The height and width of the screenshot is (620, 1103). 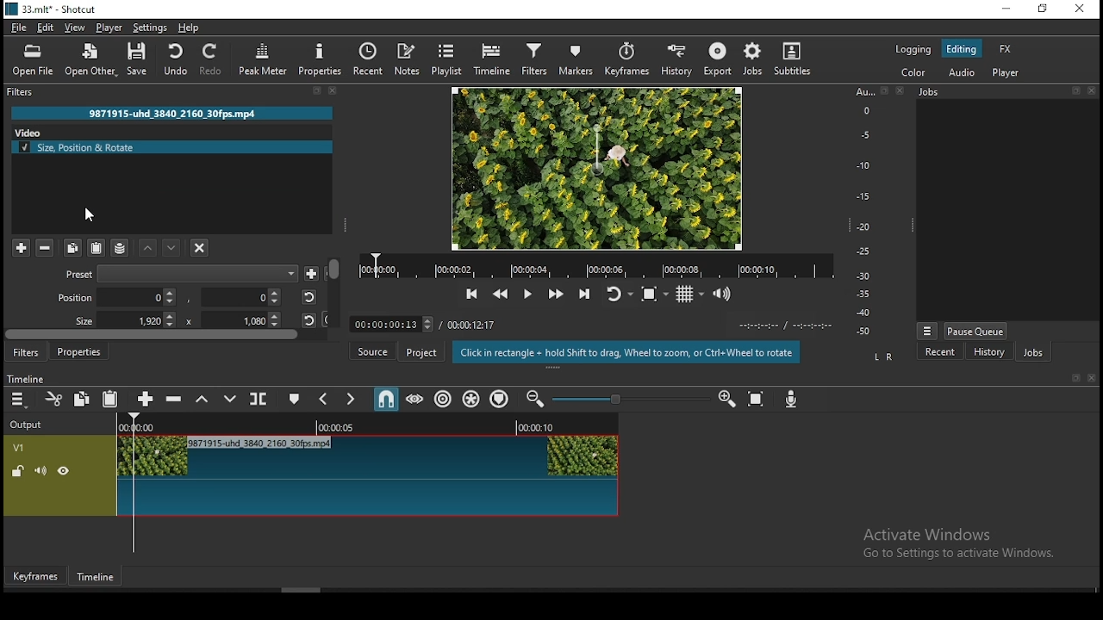 I want to click on close, so click(x=333, y=90).